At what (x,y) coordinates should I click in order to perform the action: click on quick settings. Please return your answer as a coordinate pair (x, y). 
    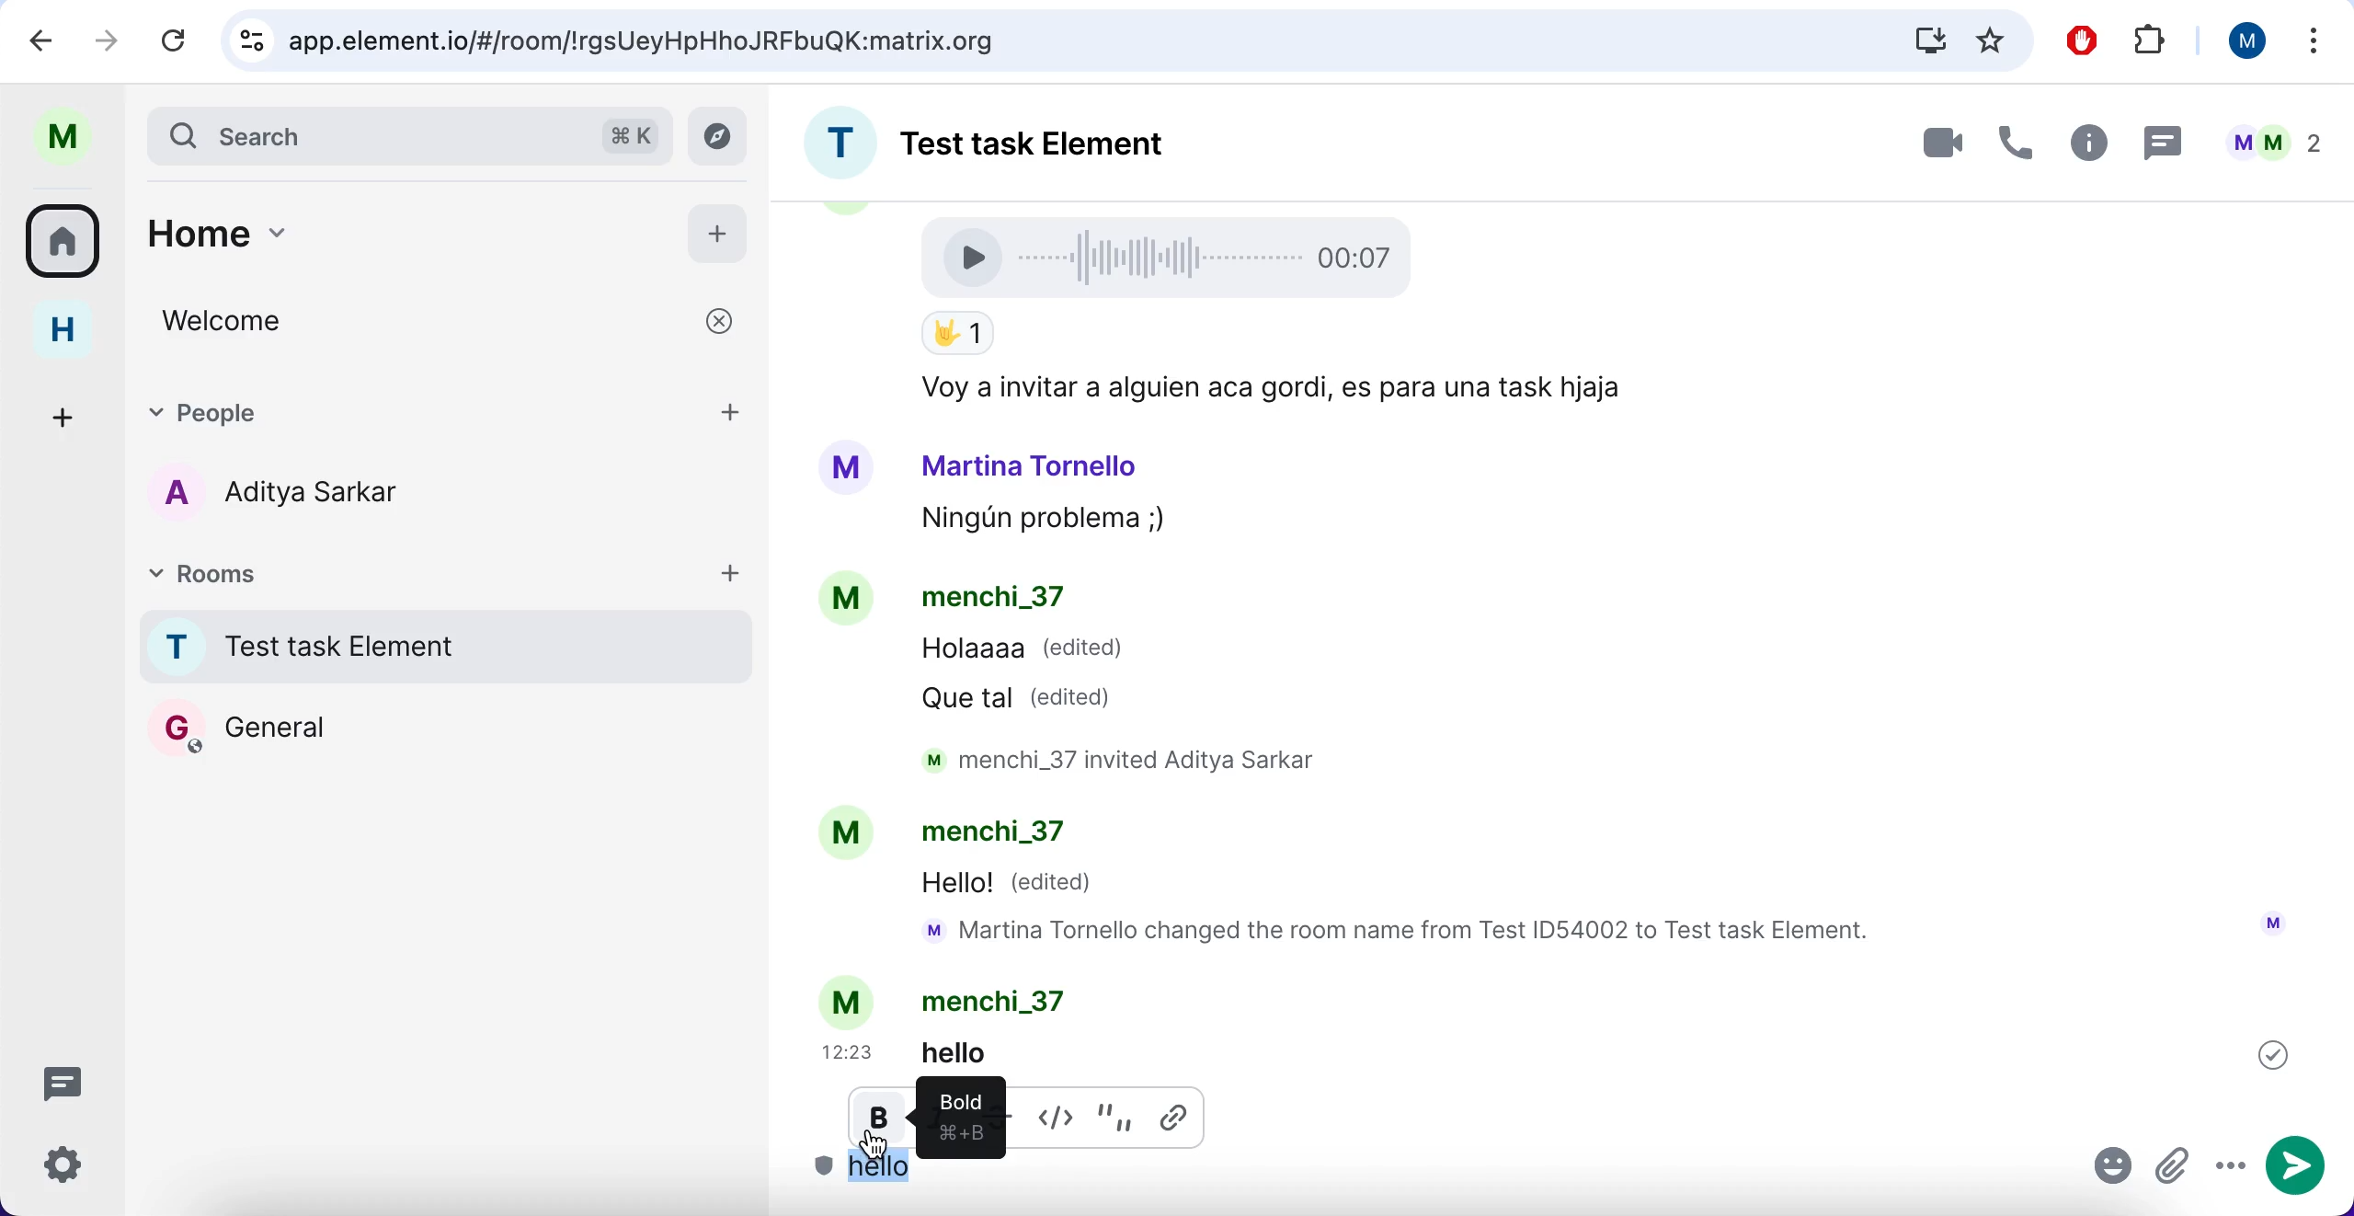
    Looking at the image, I should click on (76, 1171).